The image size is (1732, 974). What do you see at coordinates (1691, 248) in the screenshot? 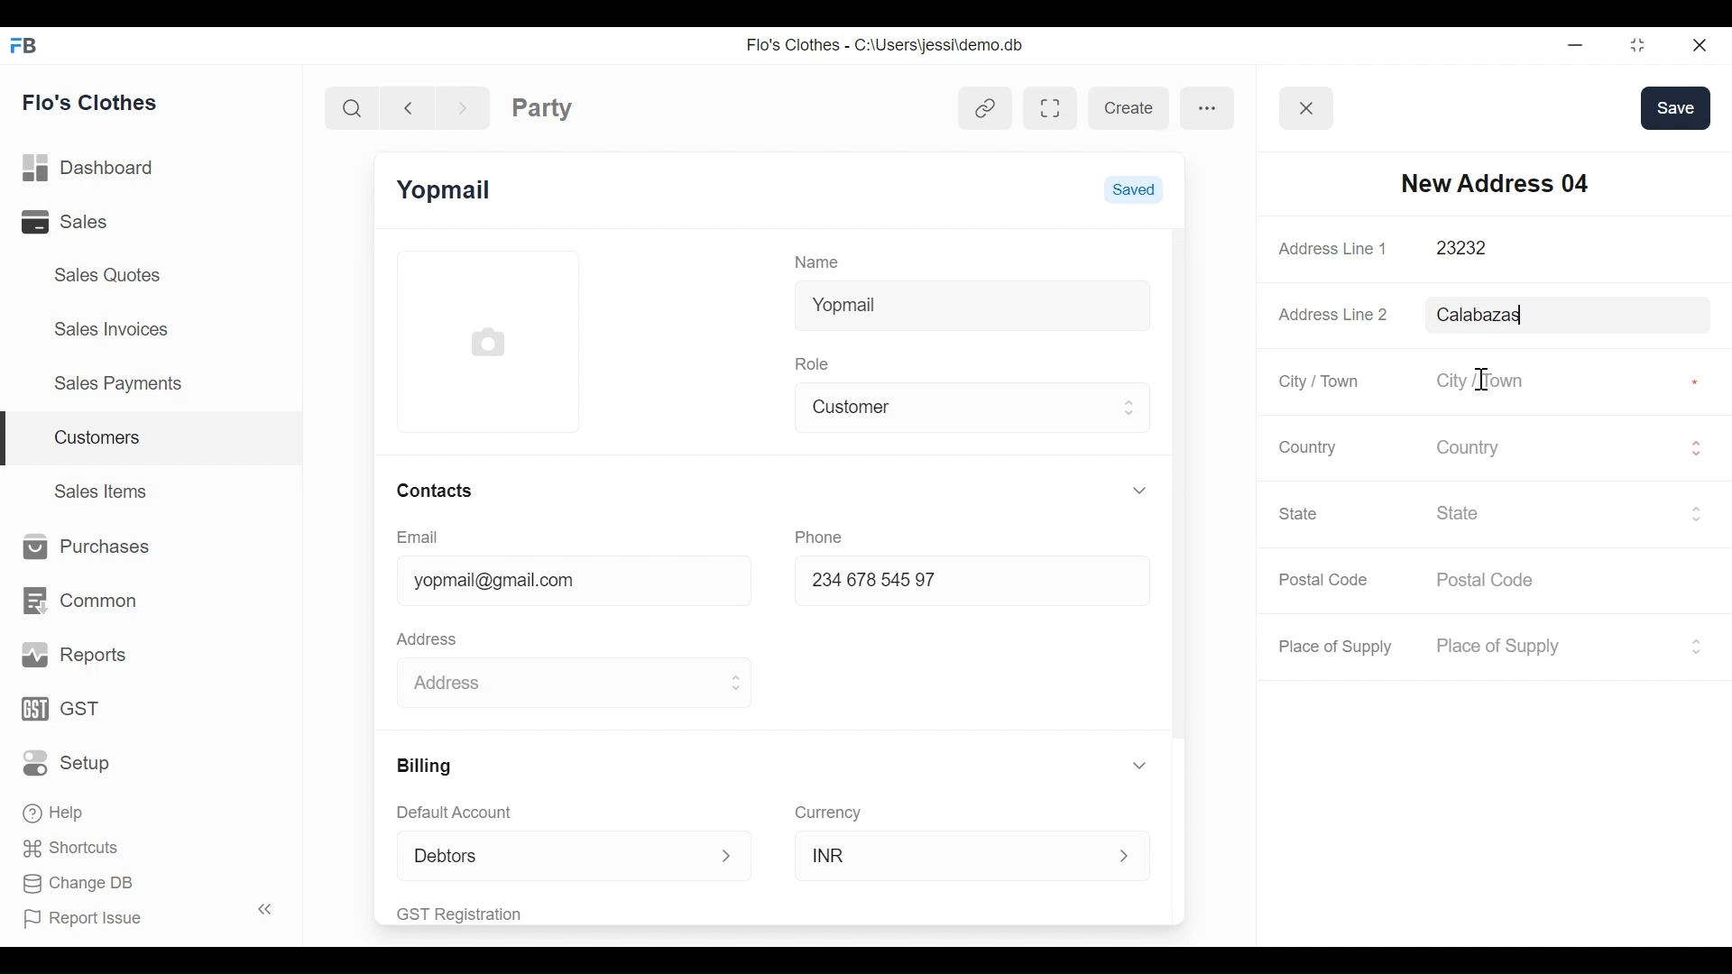
I see `Asterisk` at bounding box center [1691, 248].